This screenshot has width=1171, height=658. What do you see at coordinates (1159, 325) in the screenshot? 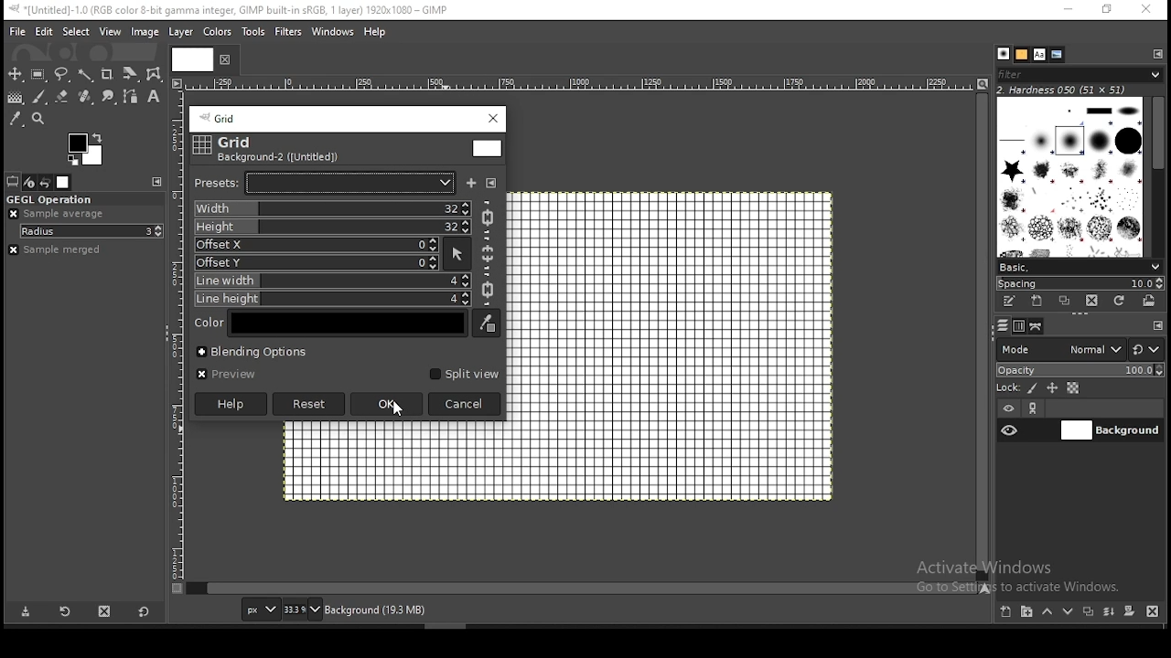
I see `cinfigure this tab` at bounding box center [1159, 325].